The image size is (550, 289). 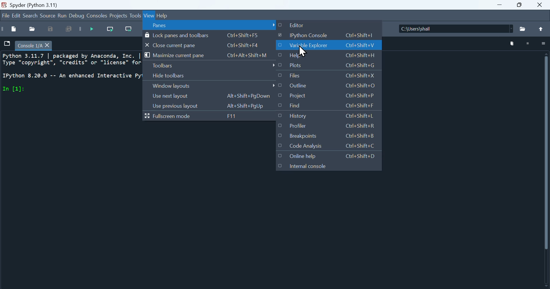 What do you see at coordinates (331, 126) in the screenshot?
I see `Profiler` at bounding box center [331, 126].